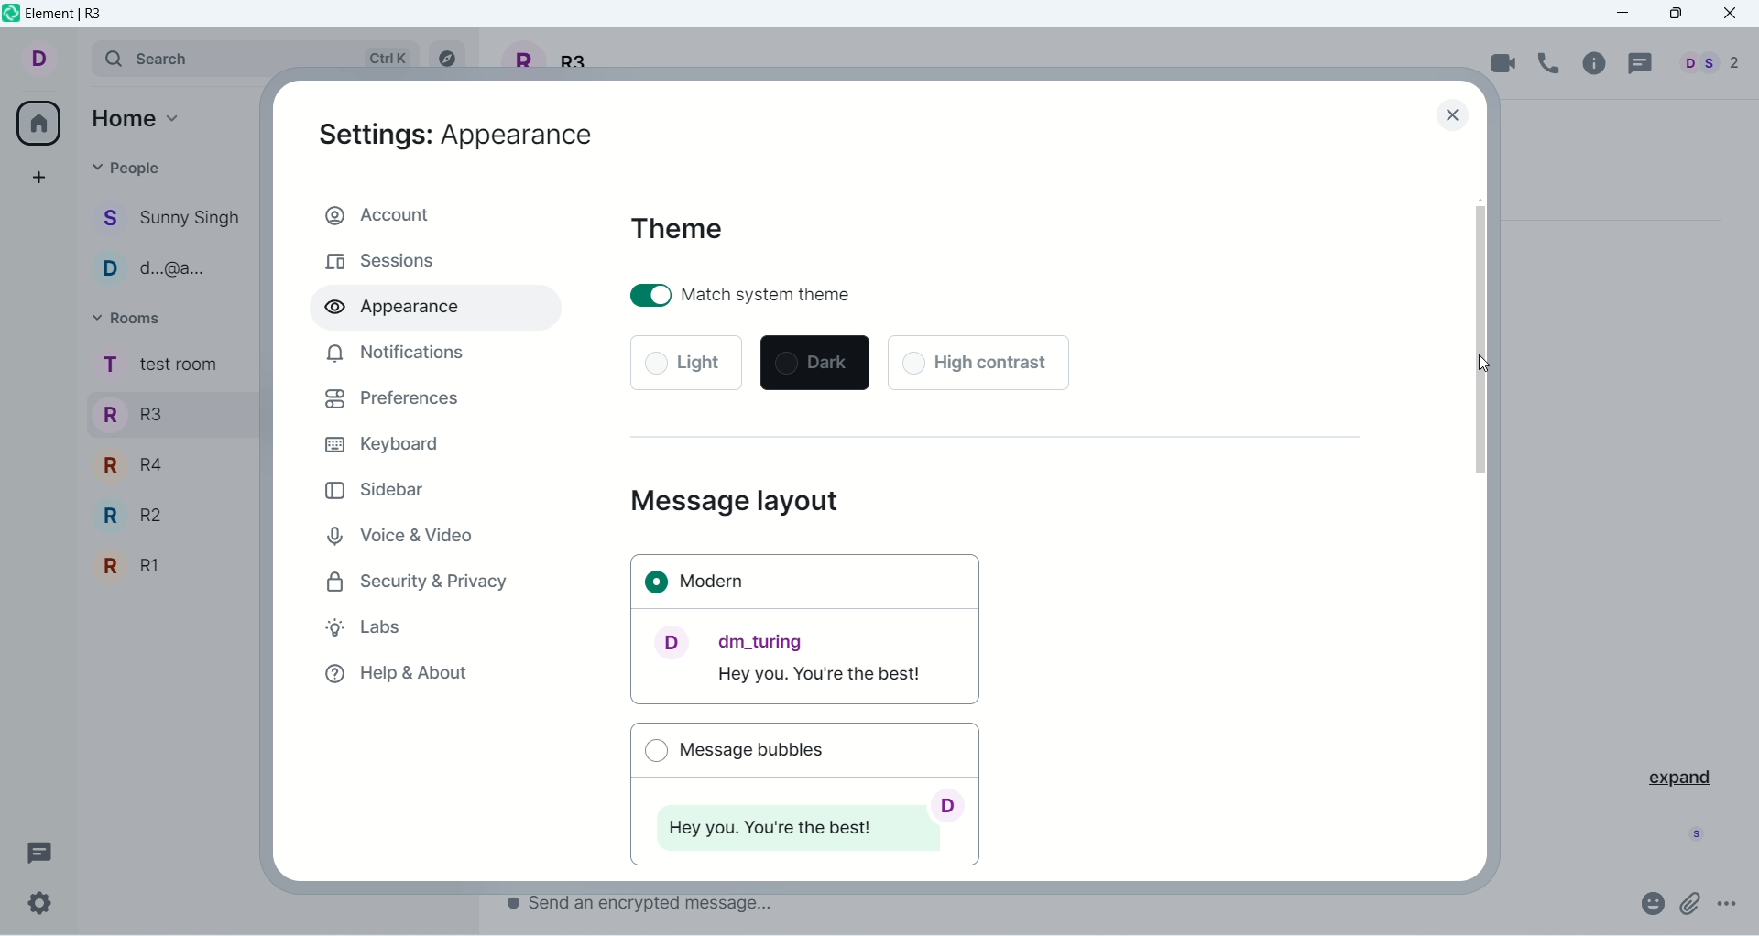  I want to click on minimize, so click(1630, 14).